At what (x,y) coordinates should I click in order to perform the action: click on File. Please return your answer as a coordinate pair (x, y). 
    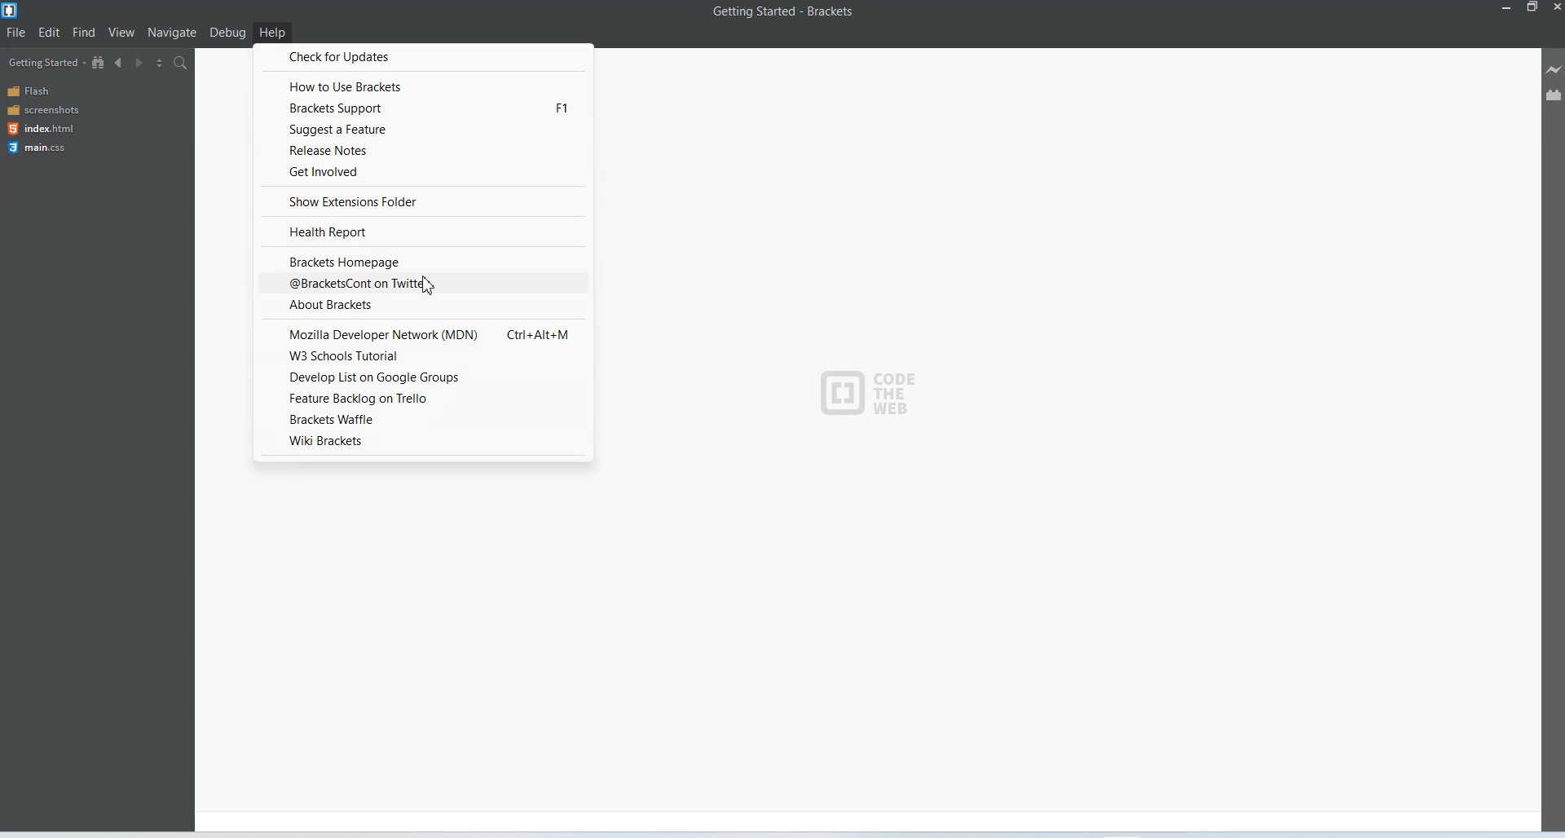
    Looking at the image, I should click on (16, 32).